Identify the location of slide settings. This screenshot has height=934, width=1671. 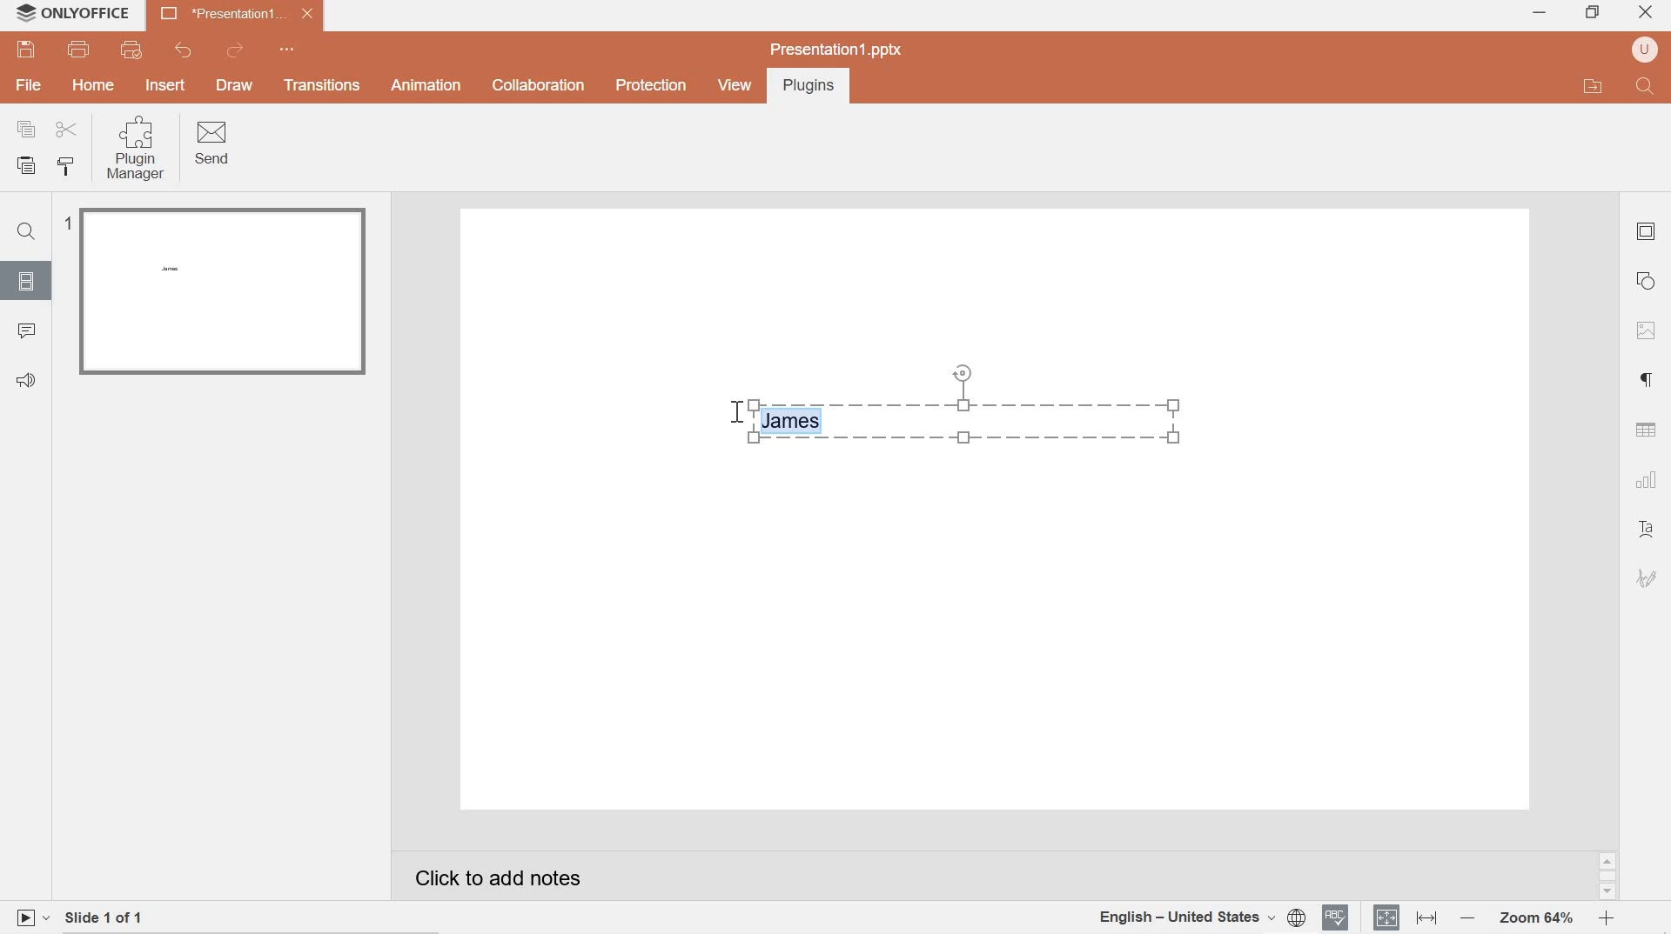
(1646, 231).